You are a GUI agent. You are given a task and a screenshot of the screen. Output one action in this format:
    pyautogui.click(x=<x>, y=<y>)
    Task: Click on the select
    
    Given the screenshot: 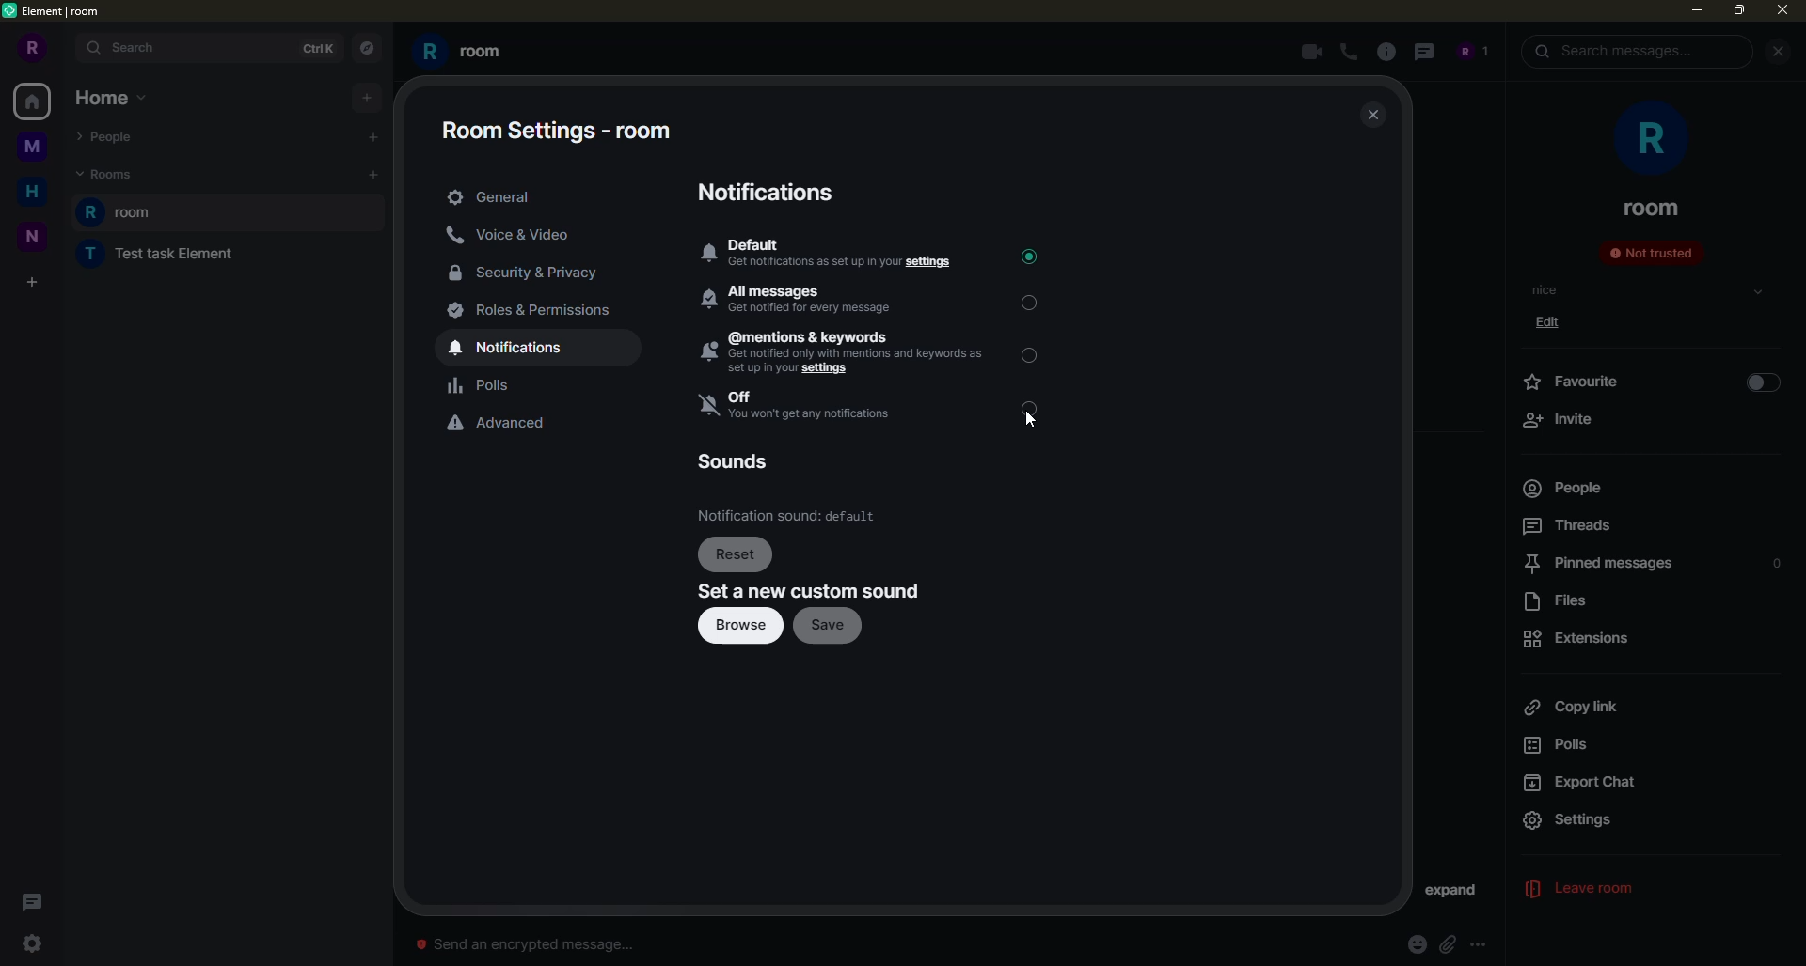 What is the action you would take?
    pyautogui.click(x=1758, y=292)
    